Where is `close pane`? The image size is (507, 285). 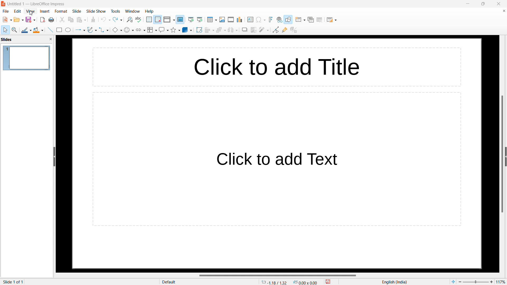
close pane is located at coordinates (51, 39).